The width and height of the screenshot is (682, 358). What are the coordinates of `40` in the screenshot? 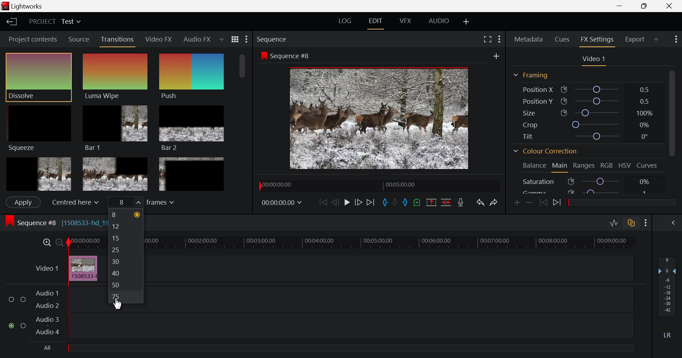 It's located at (128, 273).